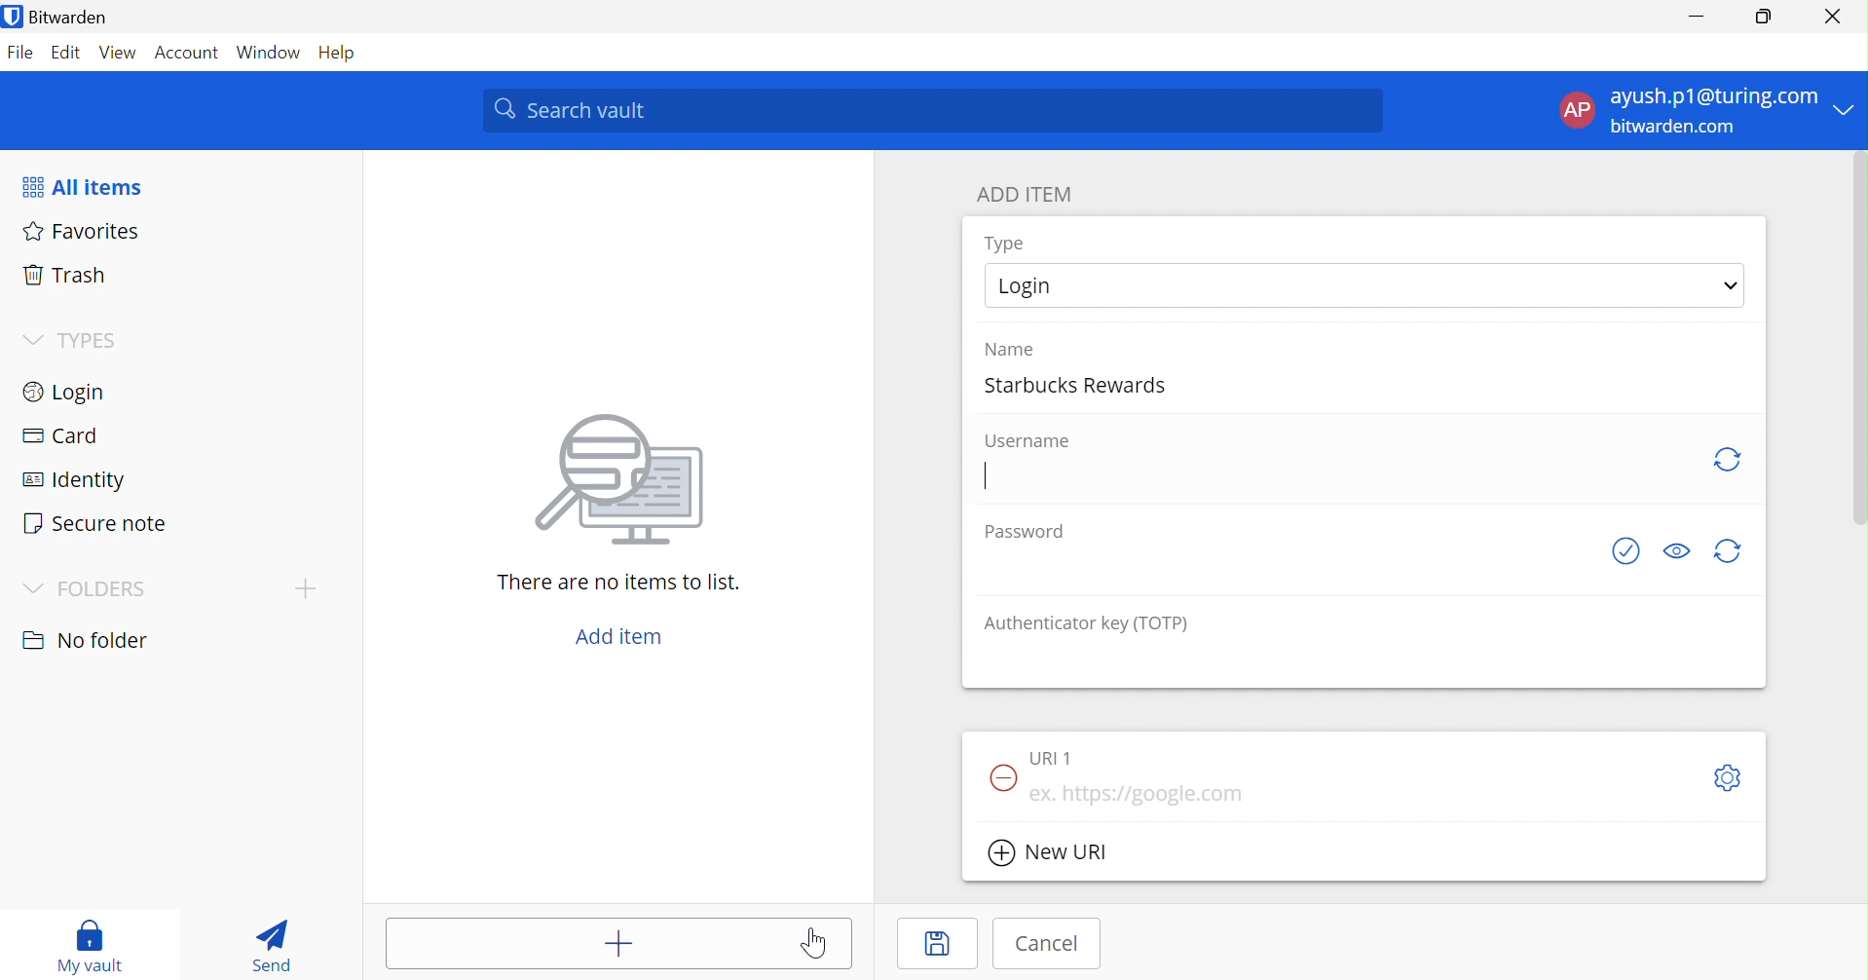 The image size is (1868, 980). What do you see at coordinates (1699, 12) in the screenshot?
I see `Minimize` at bounding box center [1699, 12].